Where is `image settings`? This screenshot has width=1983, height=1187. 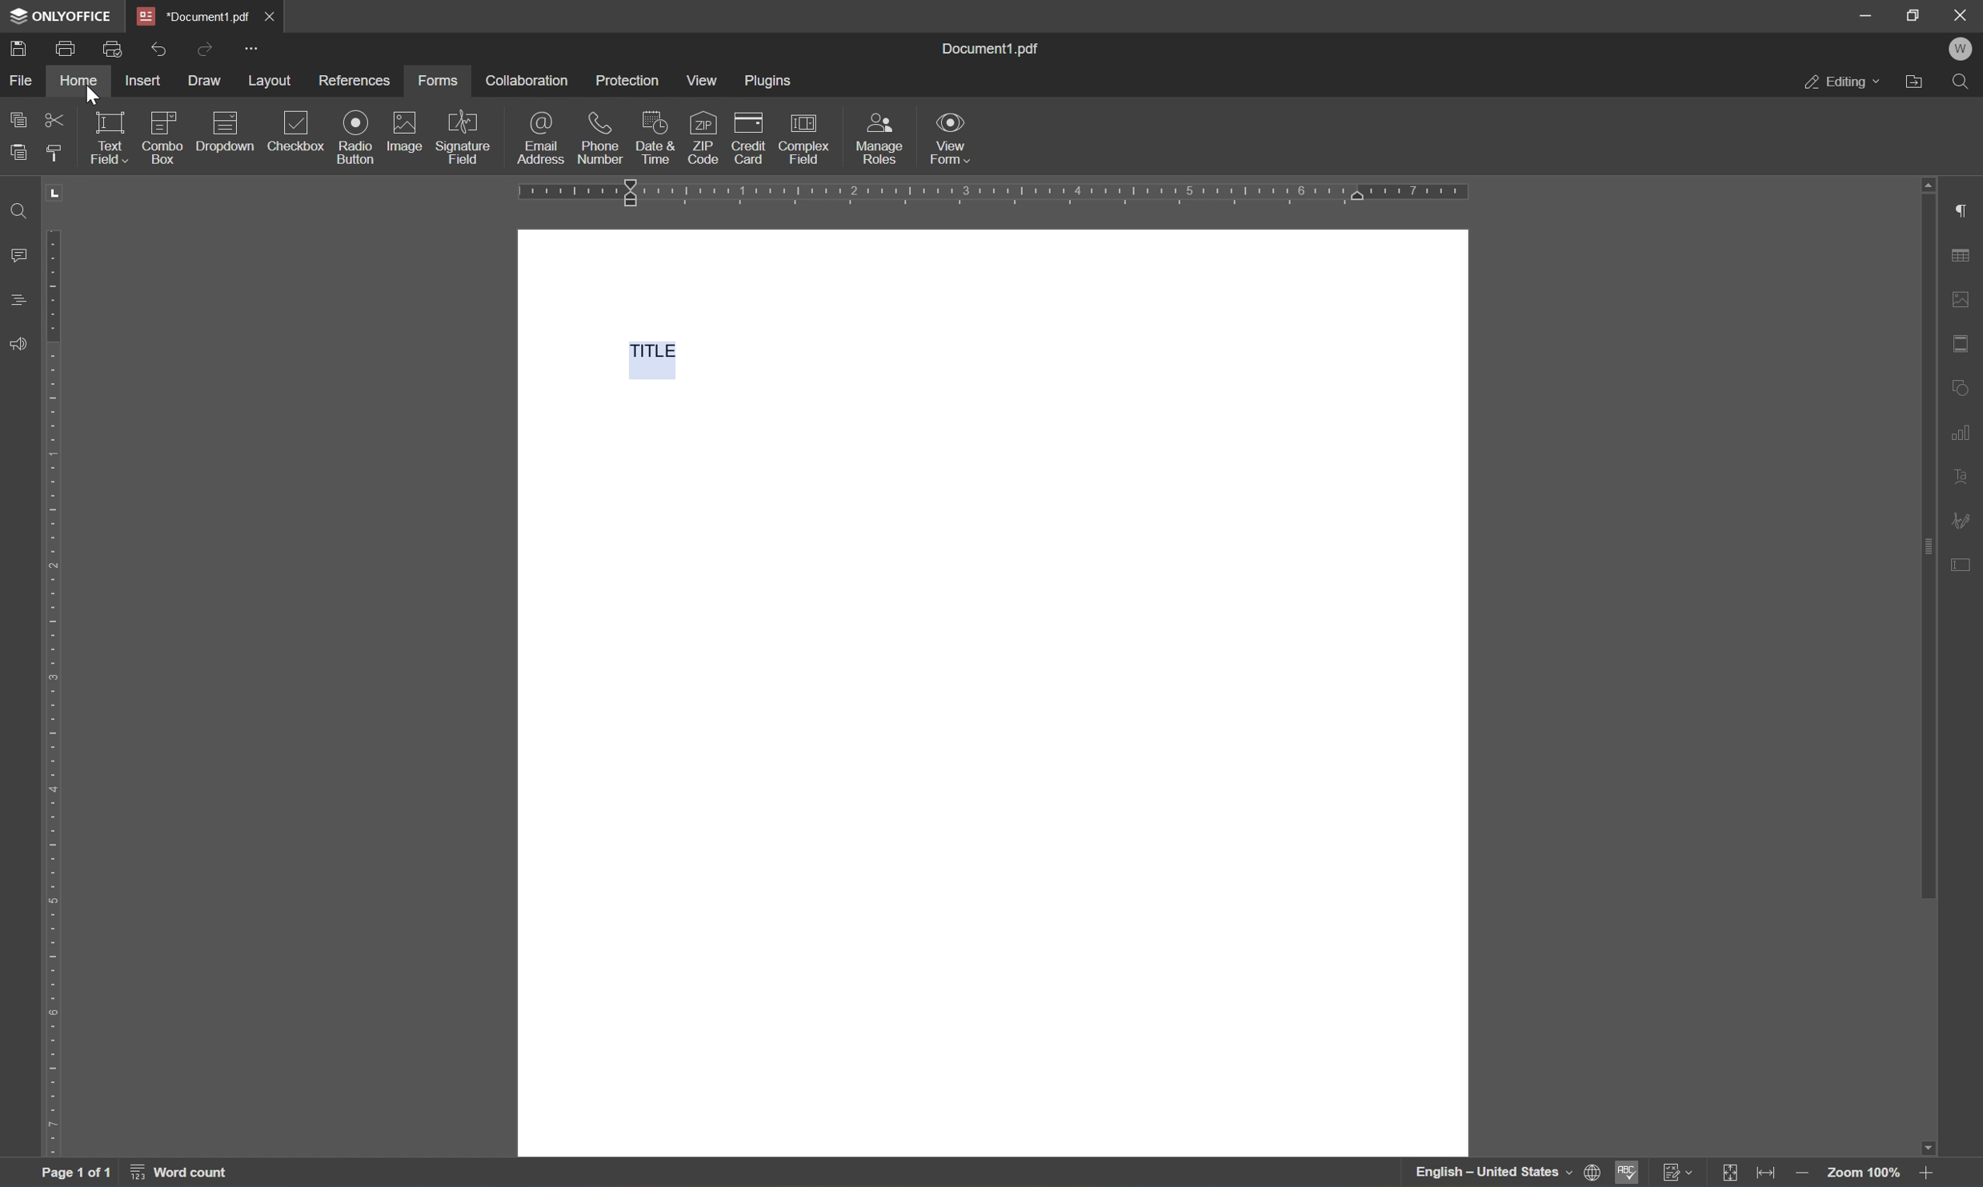
image settings is located at coordinates (1965, 299).